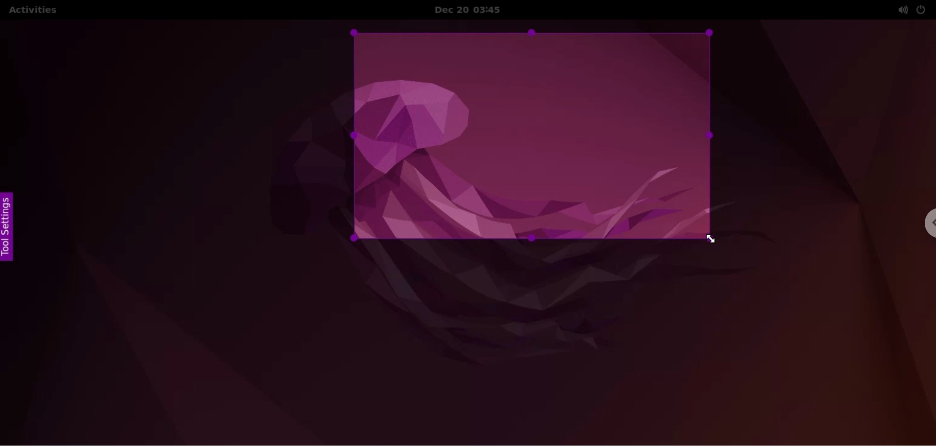 The width and height of the screenshot is (936, 446). Describe the element at coordinates (710, 239) in the screenshot. I see `cursor` at that location.